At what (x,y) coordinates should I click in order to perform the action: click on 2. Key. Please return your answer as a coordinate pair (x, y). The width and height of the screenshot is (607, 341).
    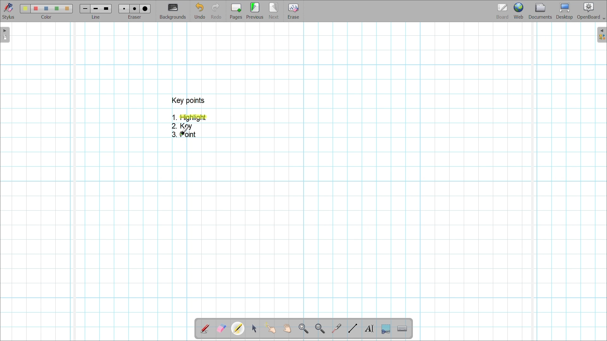
    Looking at the image, I should click on (183, 126).